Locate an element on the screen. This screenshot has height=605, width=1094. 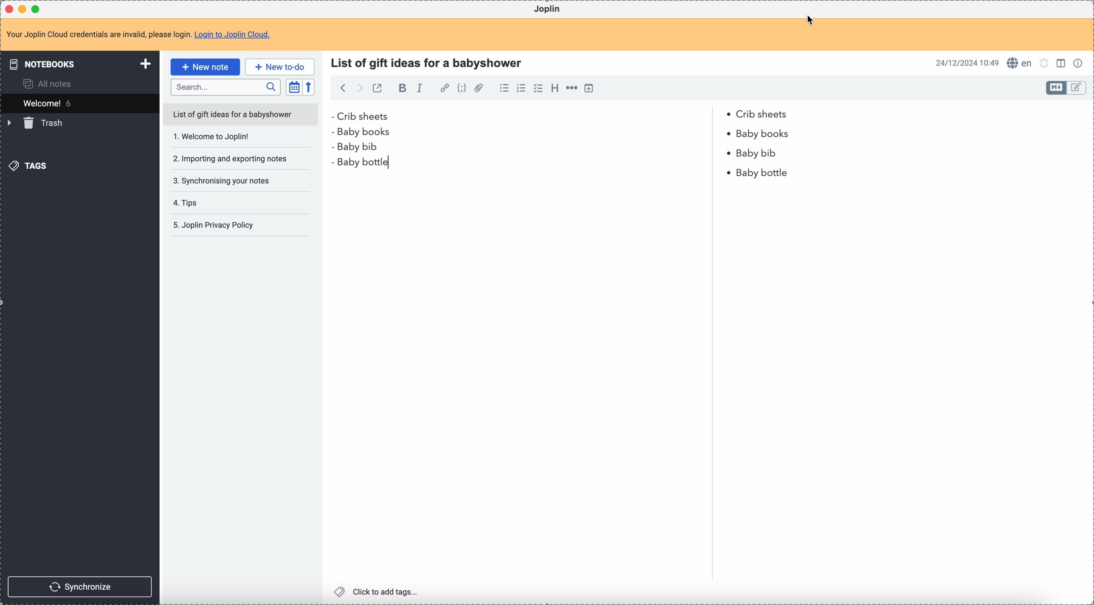
baby bib is located at coordinates (555, 149).